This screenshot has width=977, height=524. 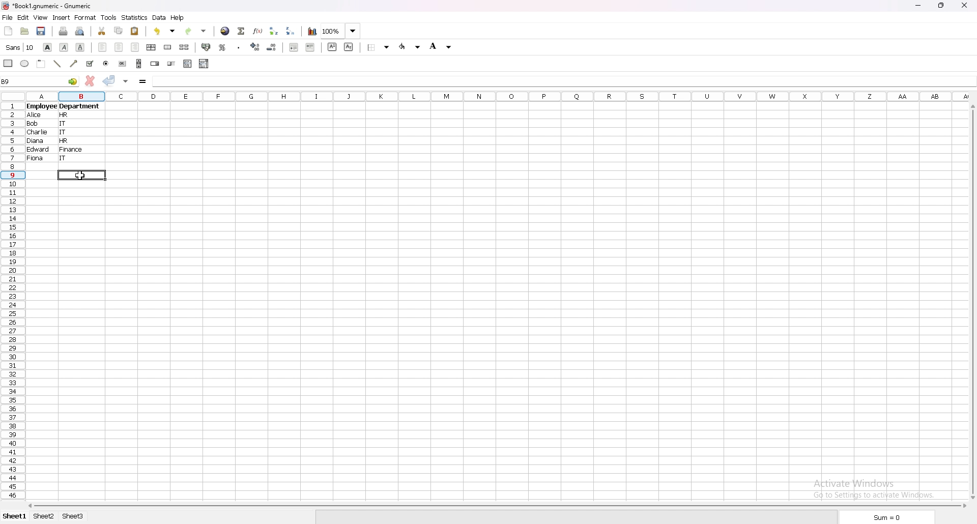 I want to click on save, so click(x=42, y=31).